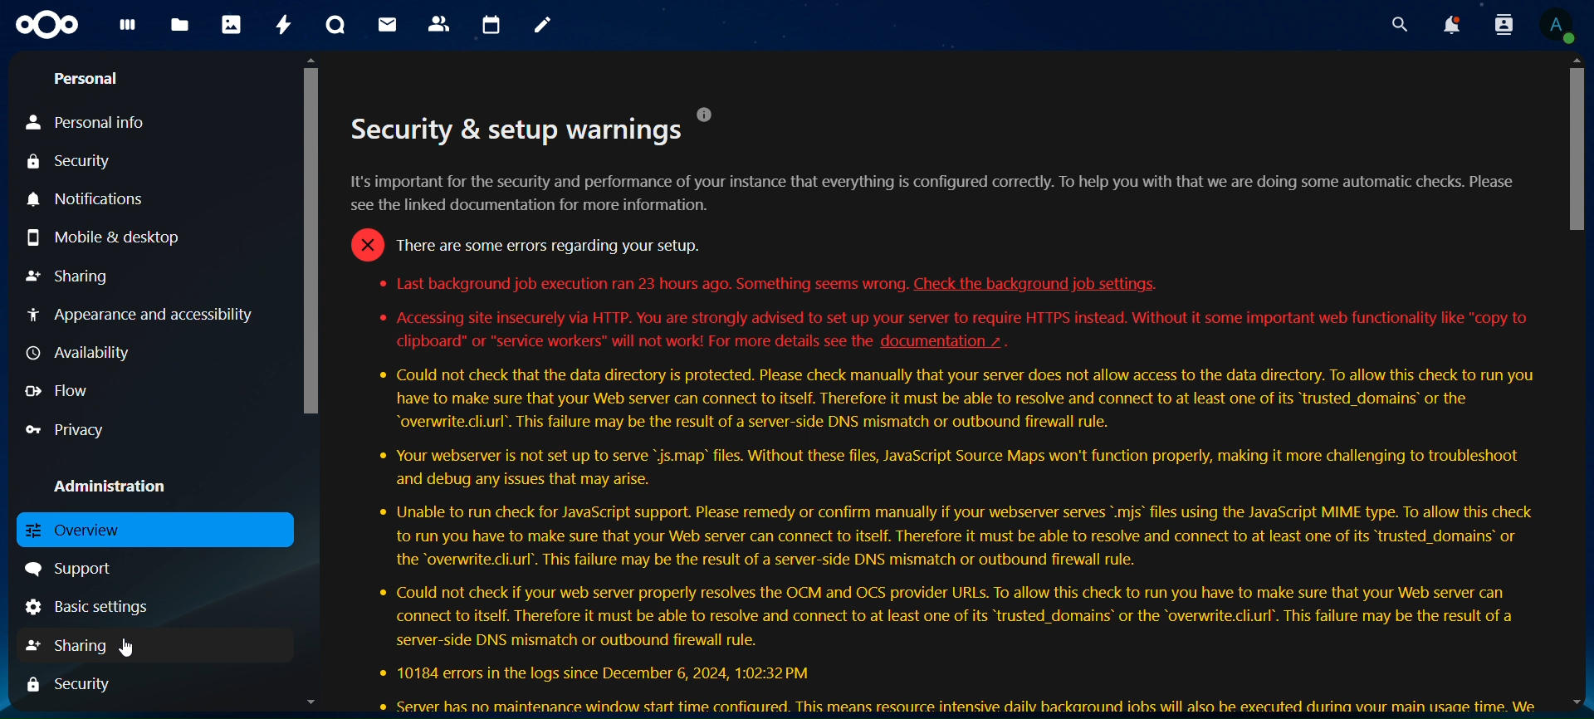 The image size is (1594, 719). I want to click on overview, so click(75, 531).